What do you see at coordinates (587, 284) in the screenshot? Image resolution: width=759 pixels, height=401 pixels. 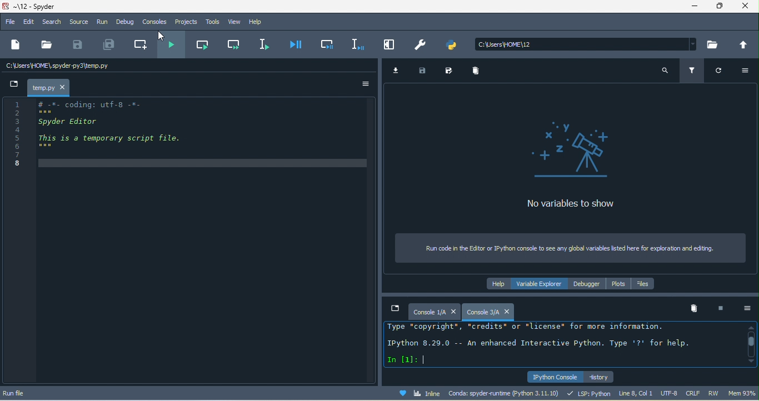 I see `debugger` at bounding box center [587, 284].